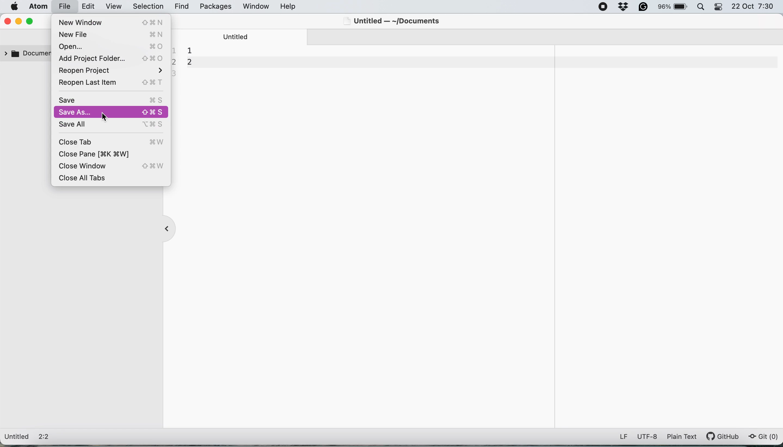 This screenshot has height=447, width=783. What do you see at coordinates (720, 7) in the screenshot?
I see `control center` at bounding box center [720, 7].